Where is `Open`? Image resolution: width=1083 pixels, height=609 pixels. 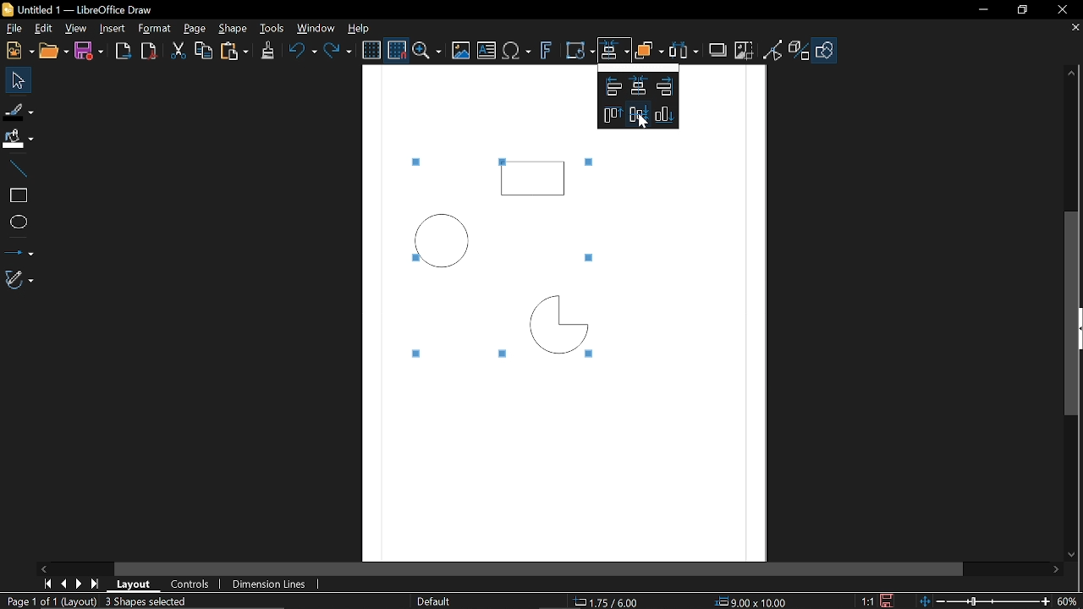 Open is located at coordinates (53, 51).